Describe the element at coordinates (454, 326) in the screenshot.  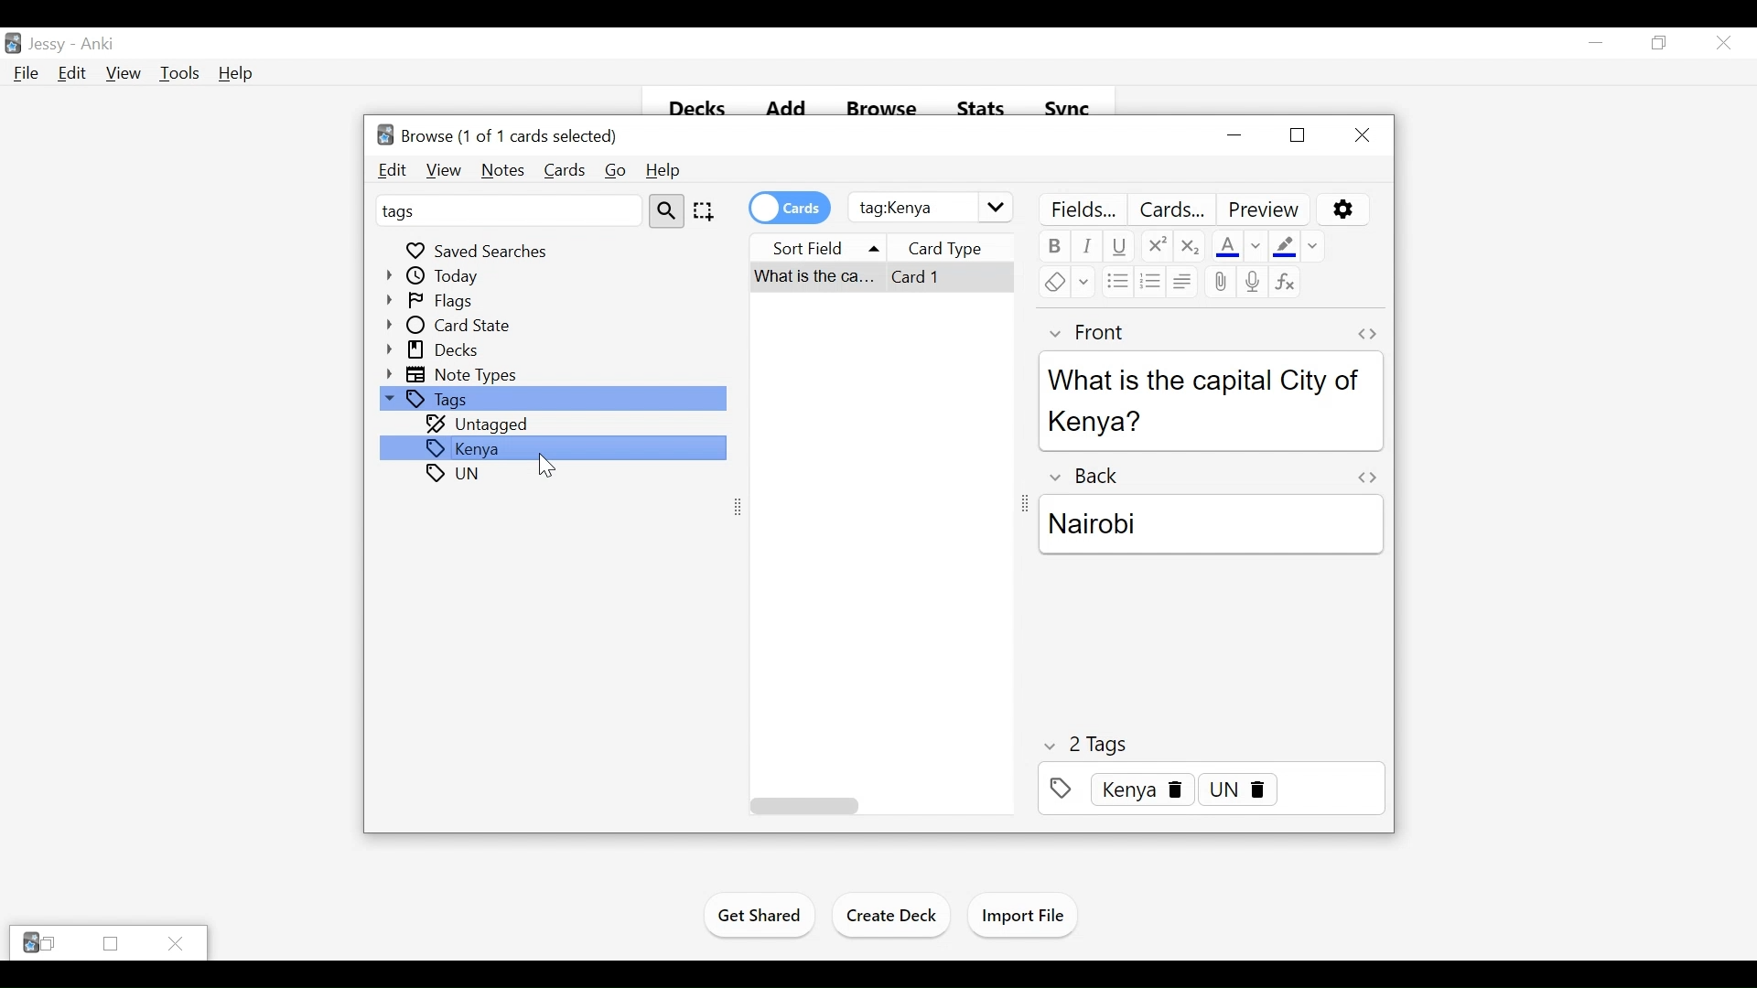
I see `Card State` at that location.